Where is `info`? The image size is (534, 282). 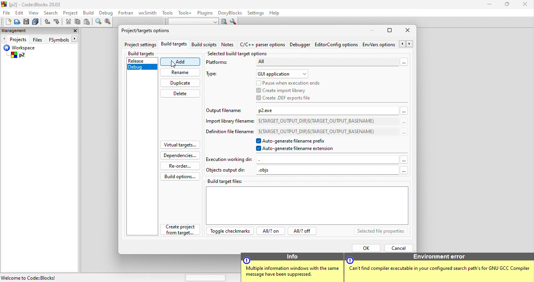 info is located at coordinates (292, 267).